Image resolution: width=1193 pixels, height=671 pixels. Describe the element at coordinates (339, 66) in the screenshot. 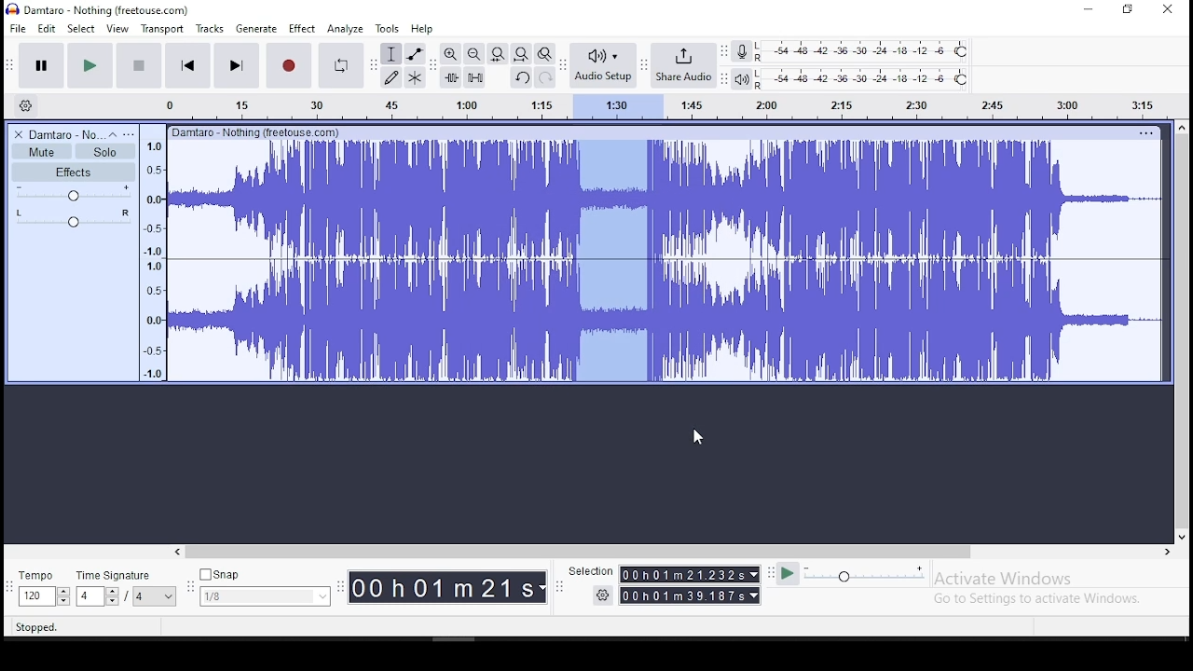

I see `enable looping` at that location.